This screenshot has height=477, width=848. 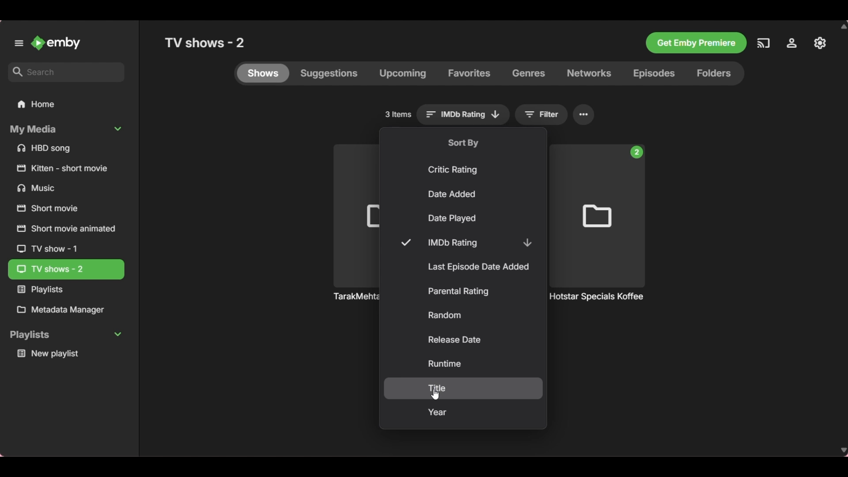 What do you see at coordinates (66, 72) in the screenshot?
I see `Search box` at bounding box center [66, 72].